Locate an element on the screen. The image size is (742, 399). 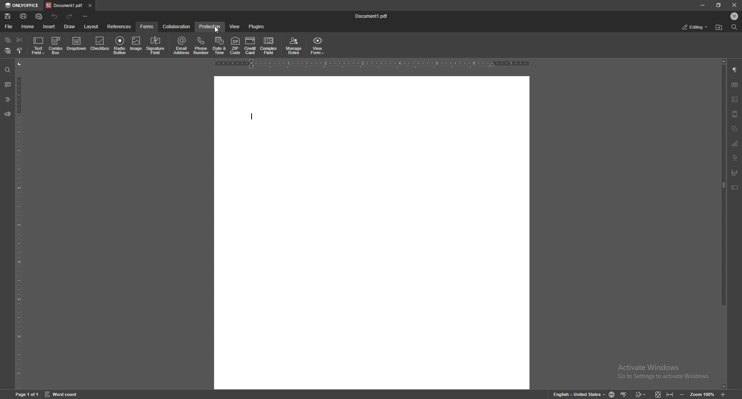
resize is located at coordinates (720, 5).